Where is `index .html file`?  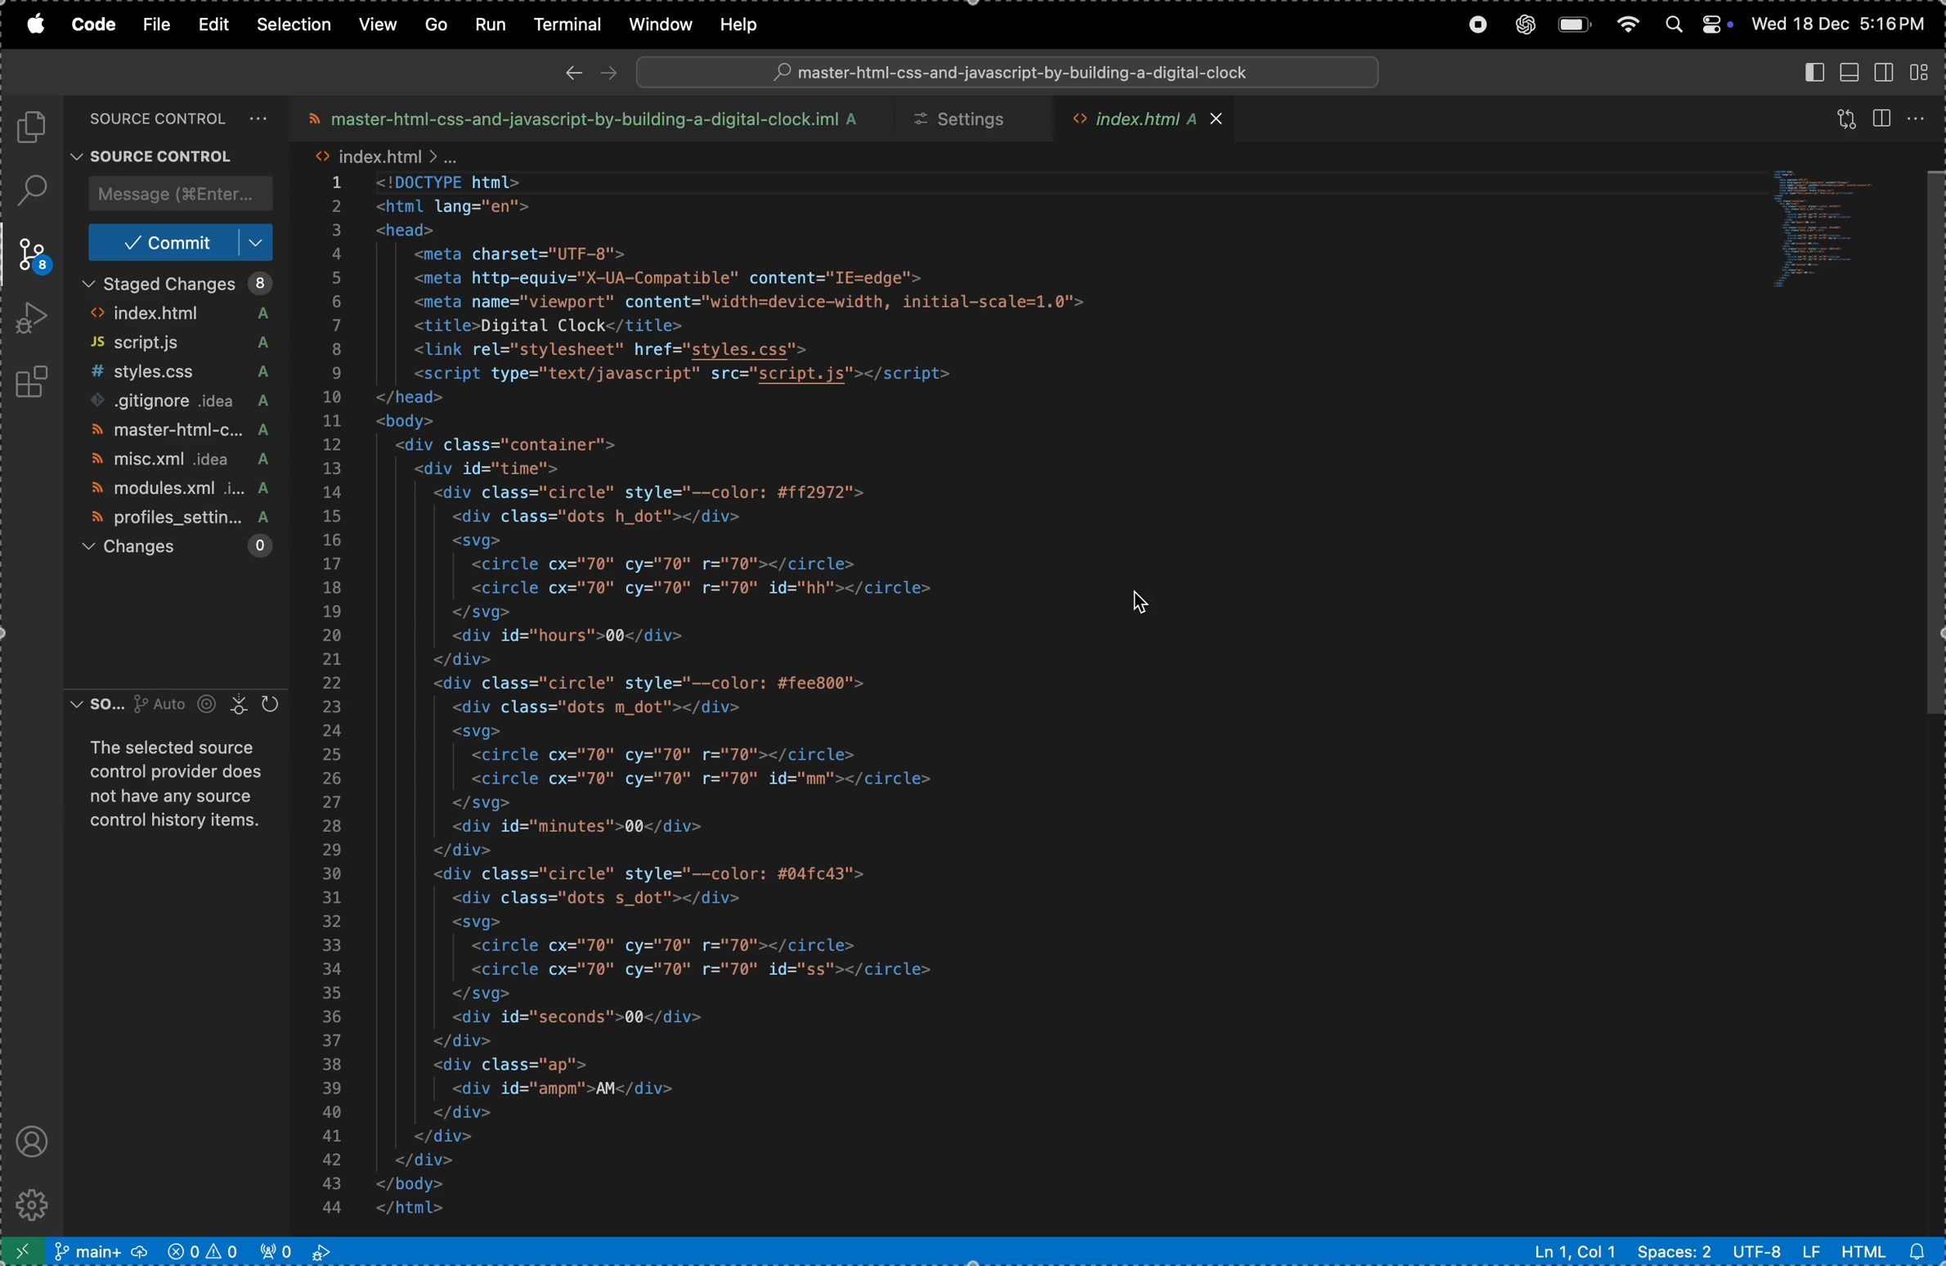 index .html file is located at coordinates (388, 155).